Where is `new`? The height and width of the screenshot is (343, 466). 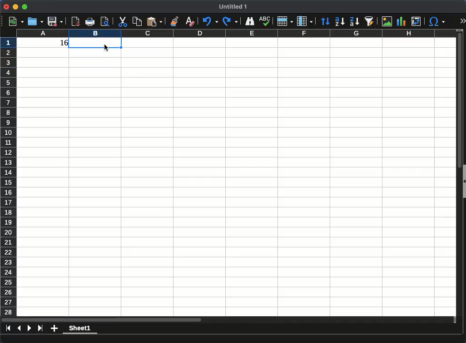
new is located at coordinates (13, 21).